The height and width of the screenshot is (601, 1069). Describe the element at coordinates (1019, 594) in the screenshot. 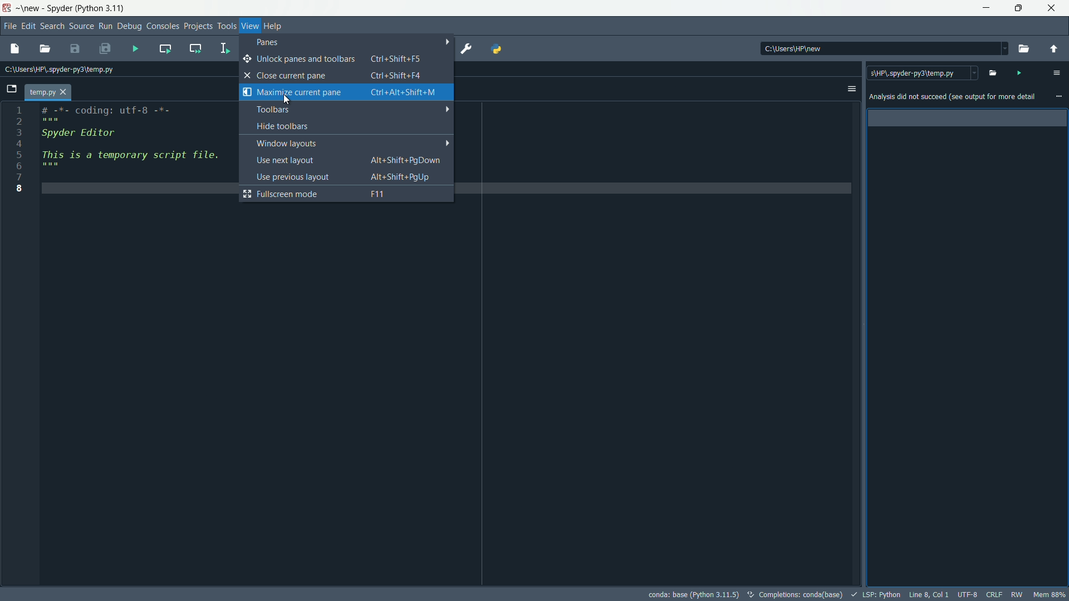

I see `rw` at that location.